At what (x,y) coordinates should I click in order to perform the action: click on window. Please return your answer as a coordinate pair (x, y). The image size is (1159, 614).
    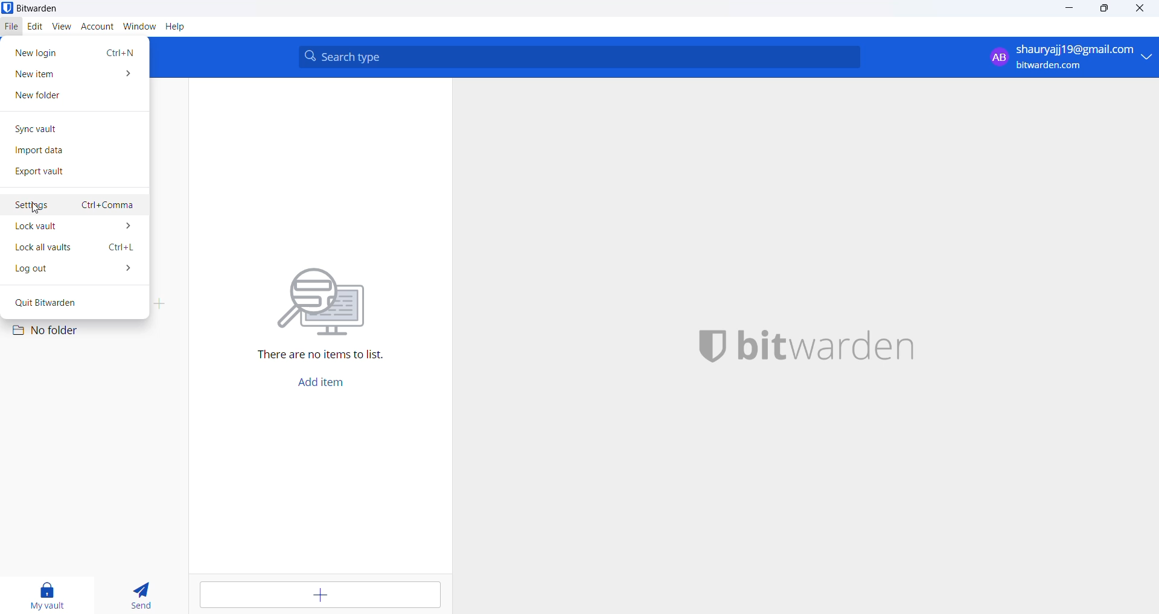
    Looking at the image, I should click on (137, 28).